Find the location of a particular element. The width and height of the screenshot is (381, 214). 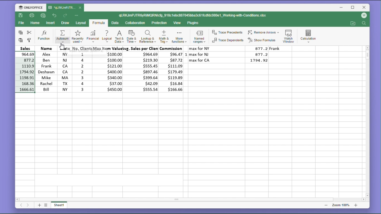

layout is located at coordinates (80, 23).